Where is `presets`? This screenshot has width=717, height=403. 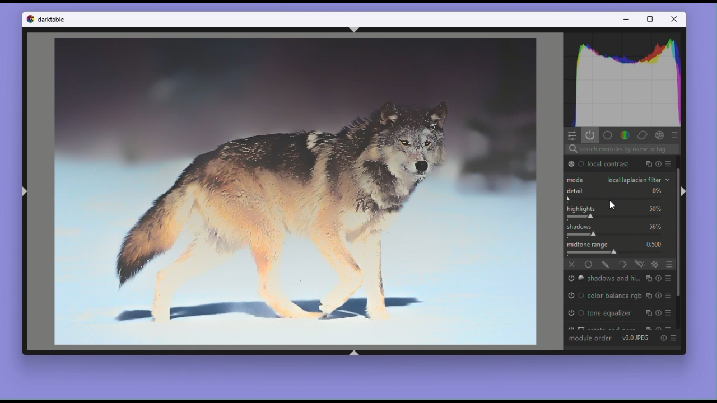
presets is located at coordinates (670, 278).